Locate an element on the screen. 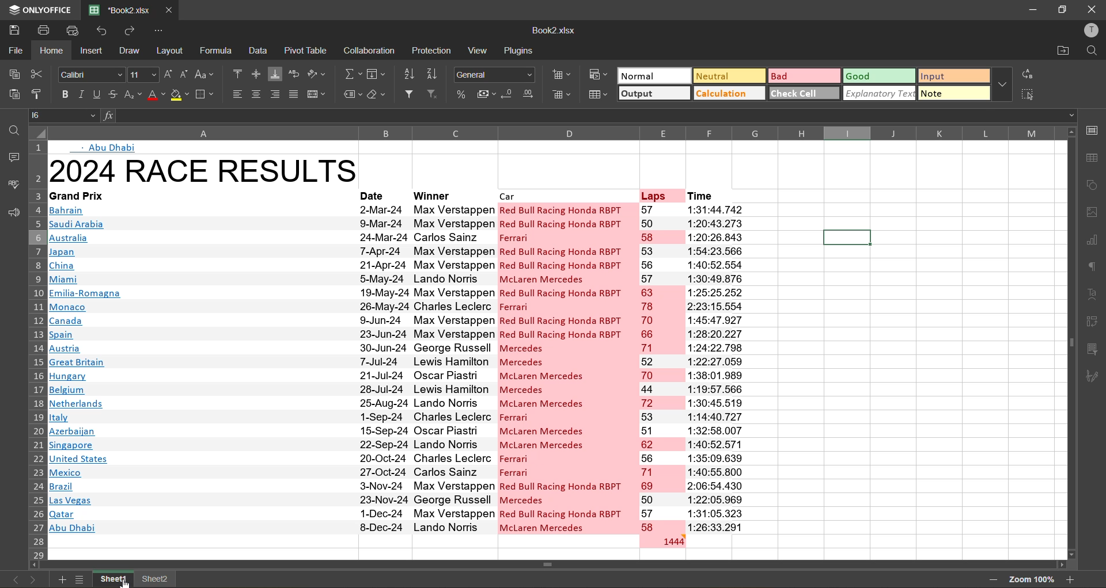 Image resolution: width=1106 pixels, height=588 pixels. column names is located at coordinates (554, 131).